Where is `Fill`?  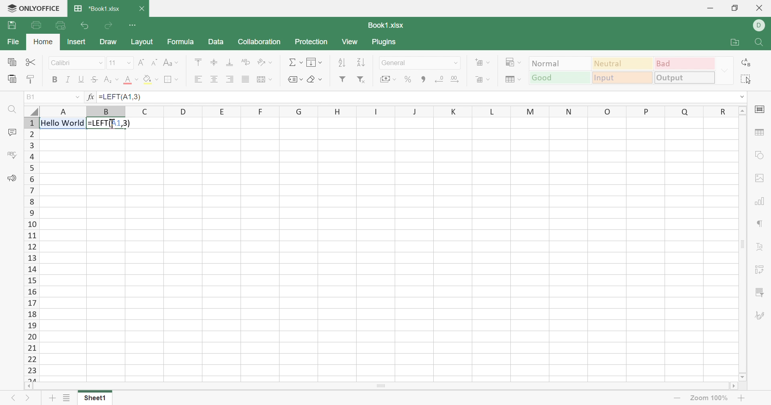
Fill is located at coordinates (314, 61).